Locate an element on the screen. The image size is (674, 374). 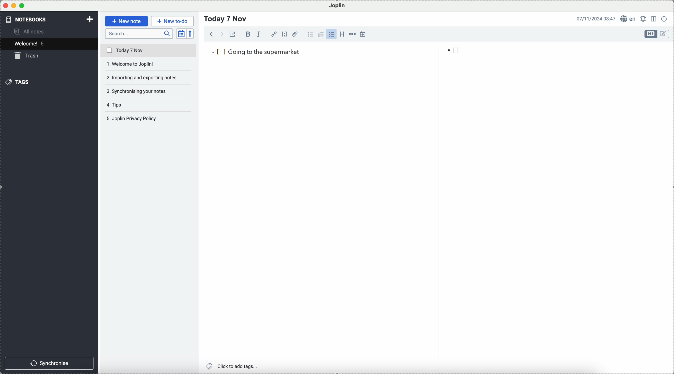
toggle editors is located at coordinates (651, 34).